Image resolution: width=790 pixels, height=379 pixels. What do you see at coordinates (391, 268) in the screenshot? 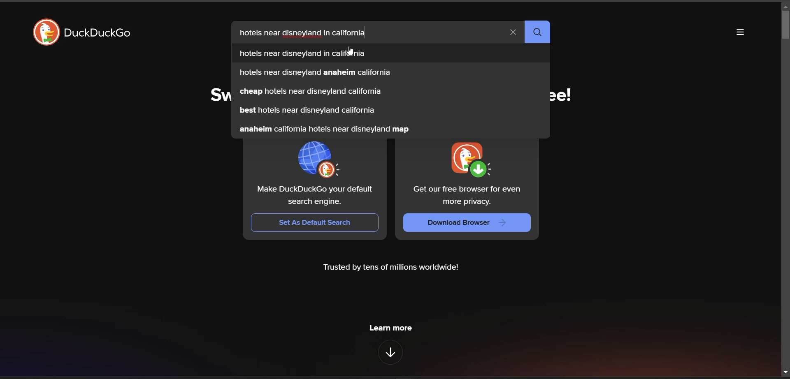
I see `Trusted by tens of millions worldwide!` at bounding box center [391, 268].